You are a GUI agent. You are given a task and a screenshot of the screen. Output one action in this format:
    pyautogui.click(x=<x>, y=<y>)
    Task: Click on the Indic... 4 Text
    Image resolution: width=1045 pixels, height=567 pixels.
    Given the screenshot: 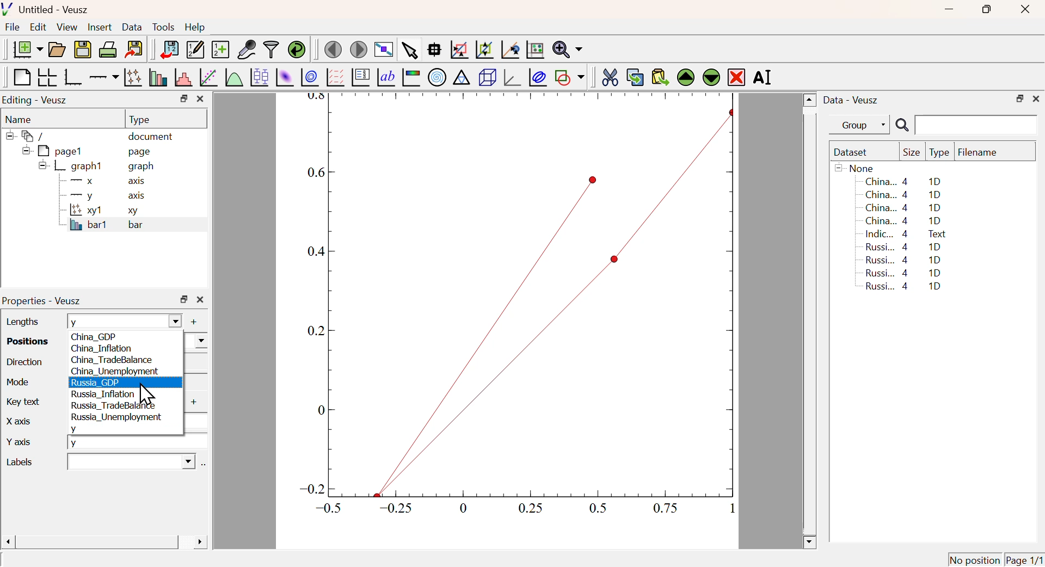 What is the action you would take?
    pyautogui.click(x=906, y=234)
    